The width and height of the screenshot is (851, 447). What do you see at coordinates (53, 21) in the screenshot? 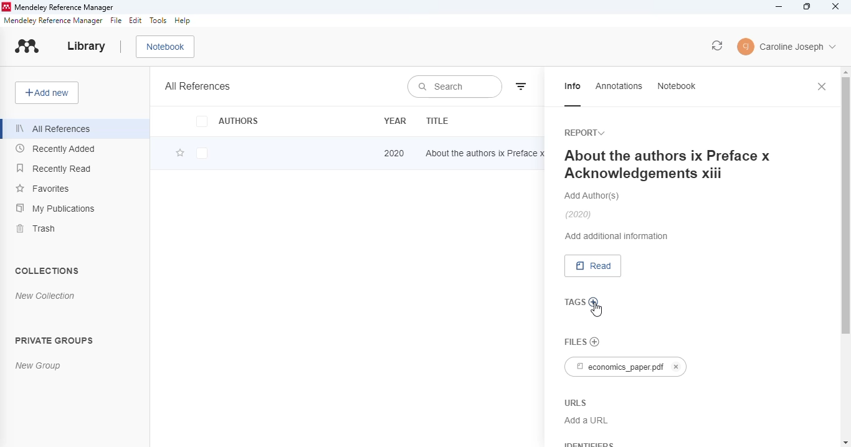
I see `mendeley reference manager` at bounding box center [53, 21].